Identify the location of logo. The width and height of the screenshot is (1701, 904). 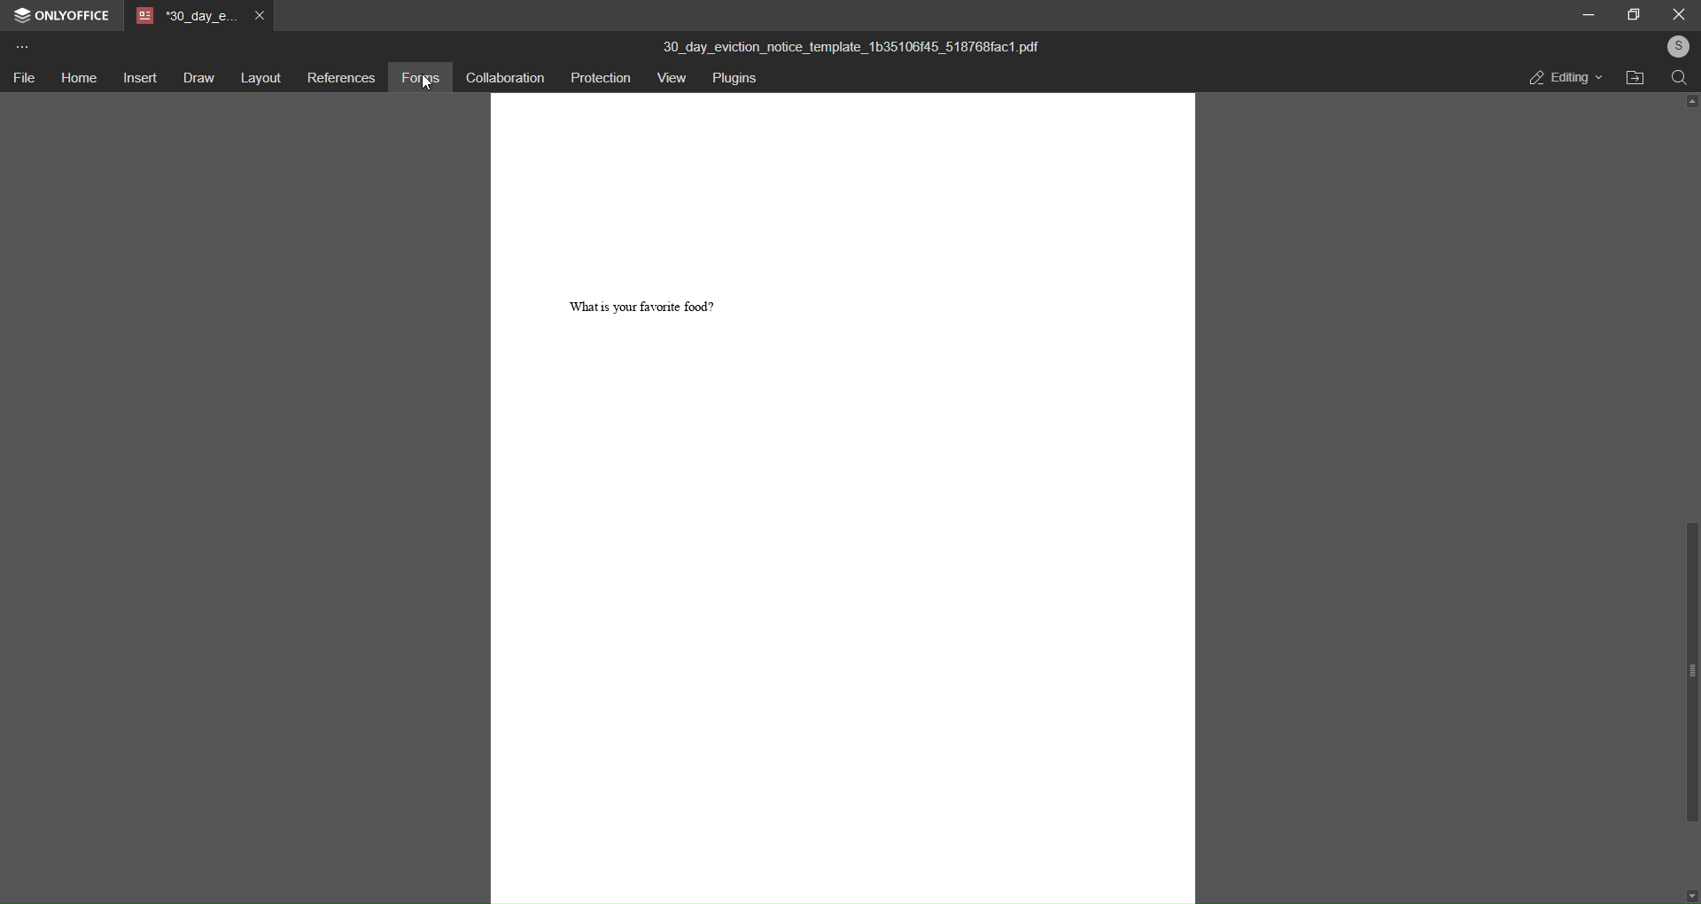
(22, 18).